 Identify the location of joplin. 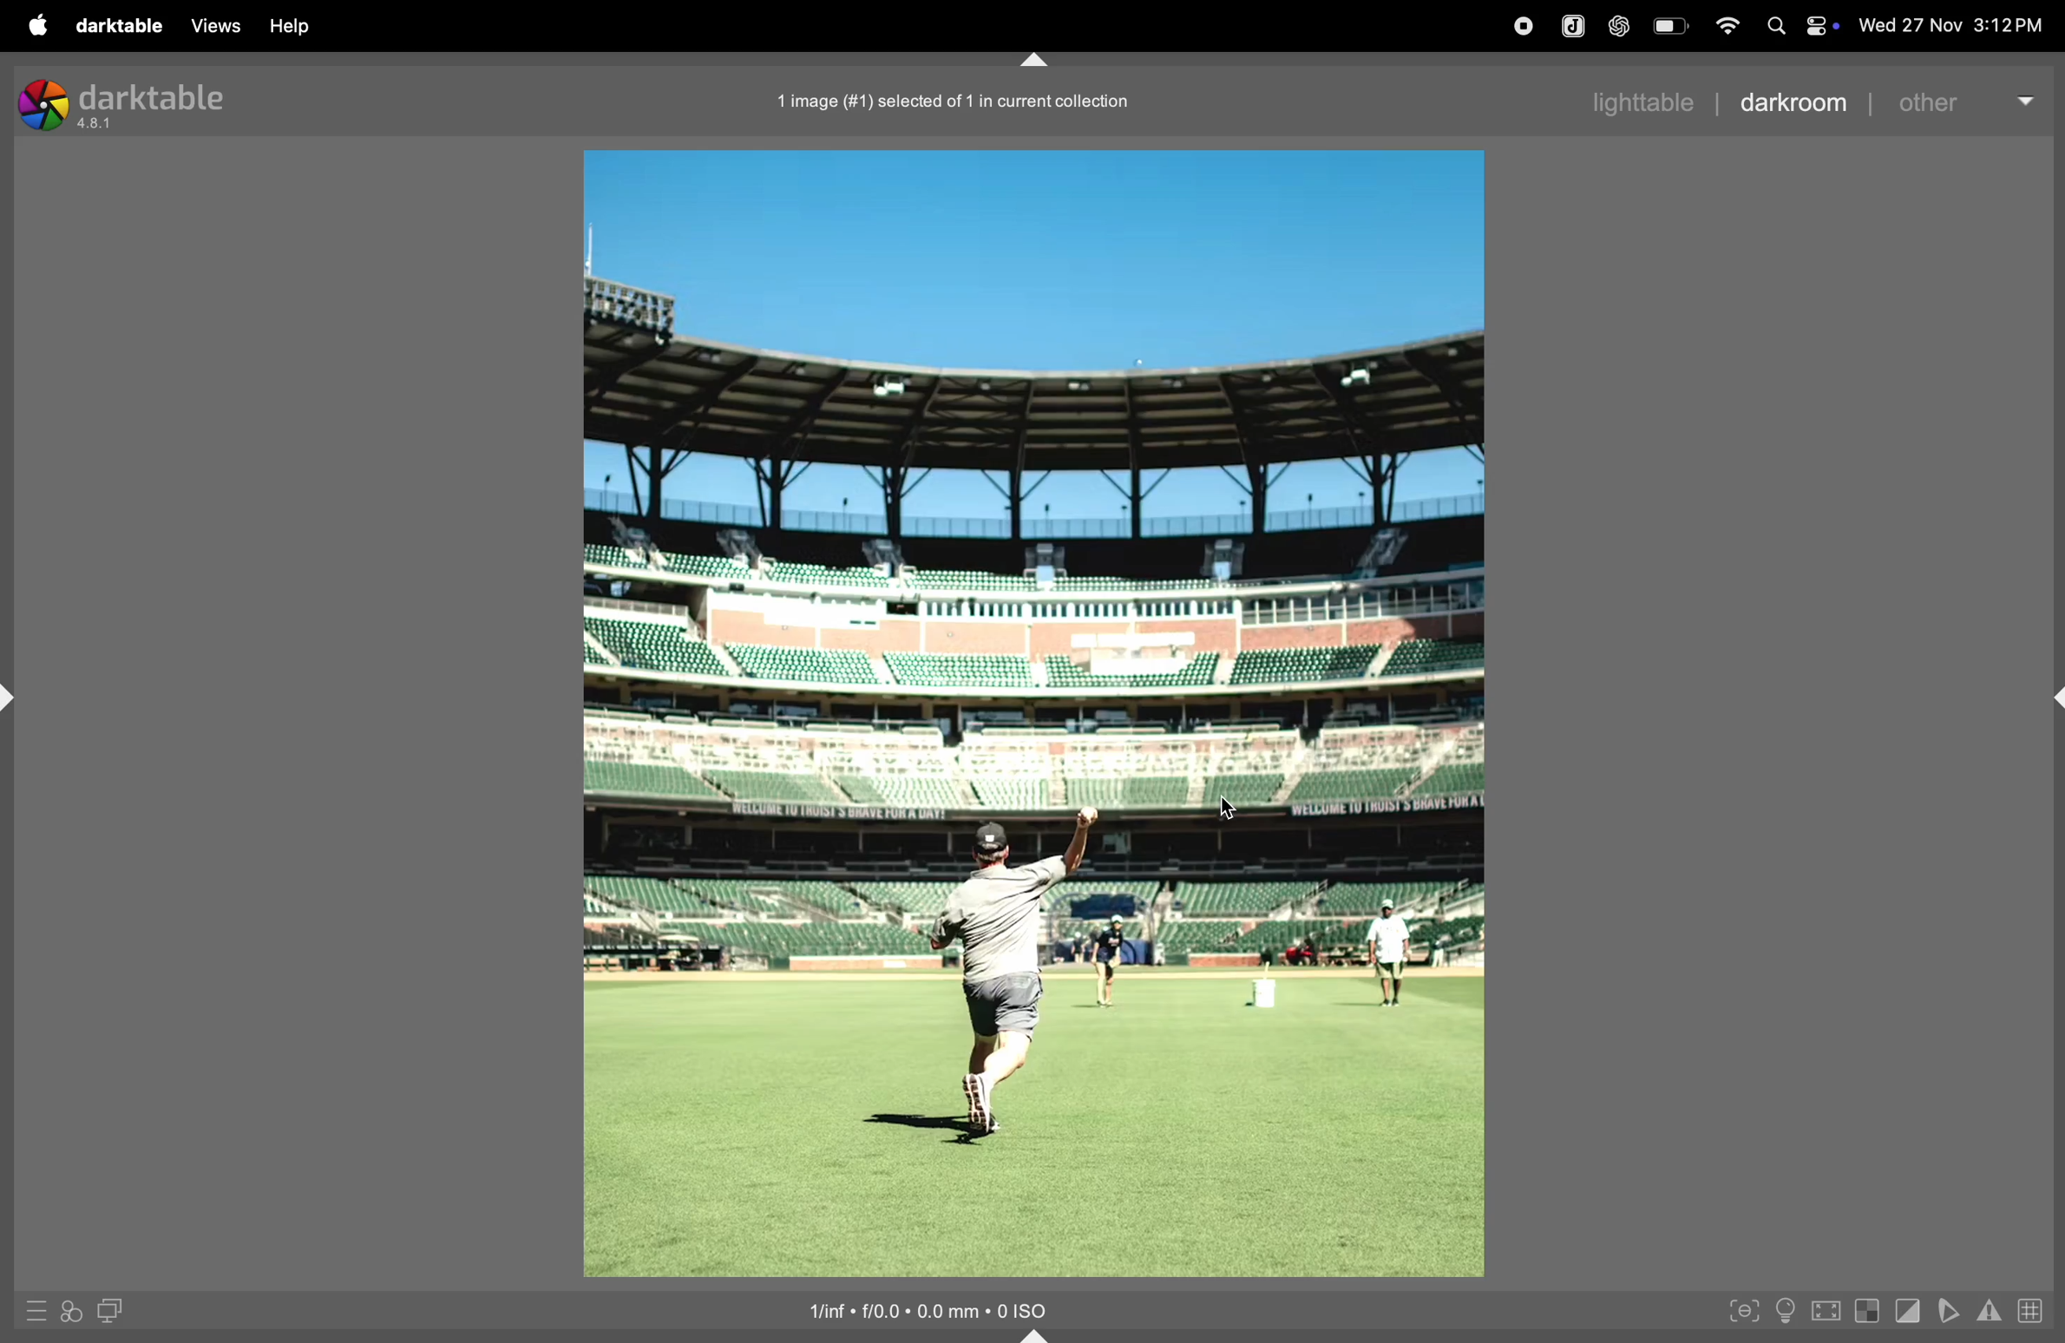
(1575, 25).